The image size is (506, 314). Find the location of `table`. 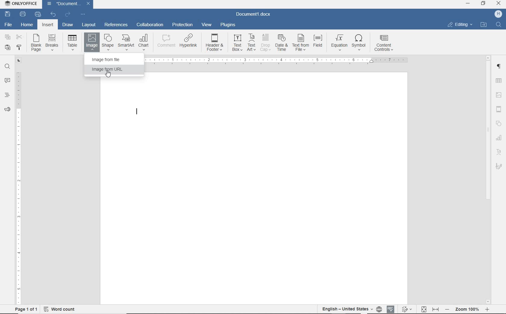

table is located at coordinates (500, 80).